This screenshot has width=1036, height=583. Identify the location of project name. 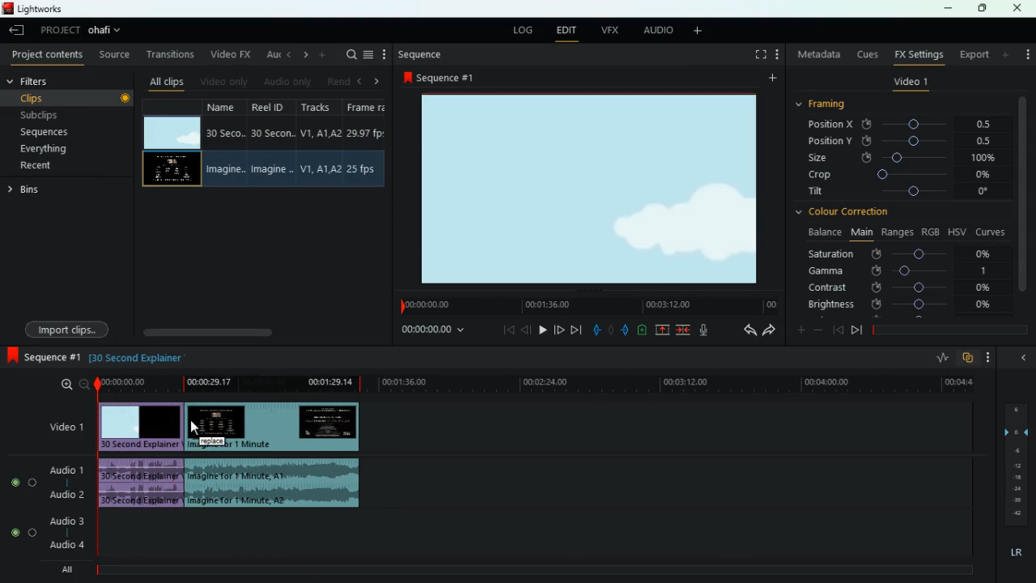
(108, 32).